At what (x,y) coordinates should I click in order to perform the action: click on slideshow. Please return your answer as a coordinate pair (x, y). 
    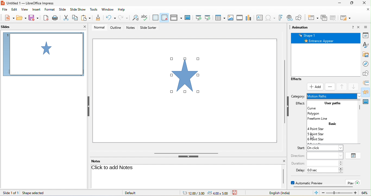
    Looking at the image, I should click on (78, 10).